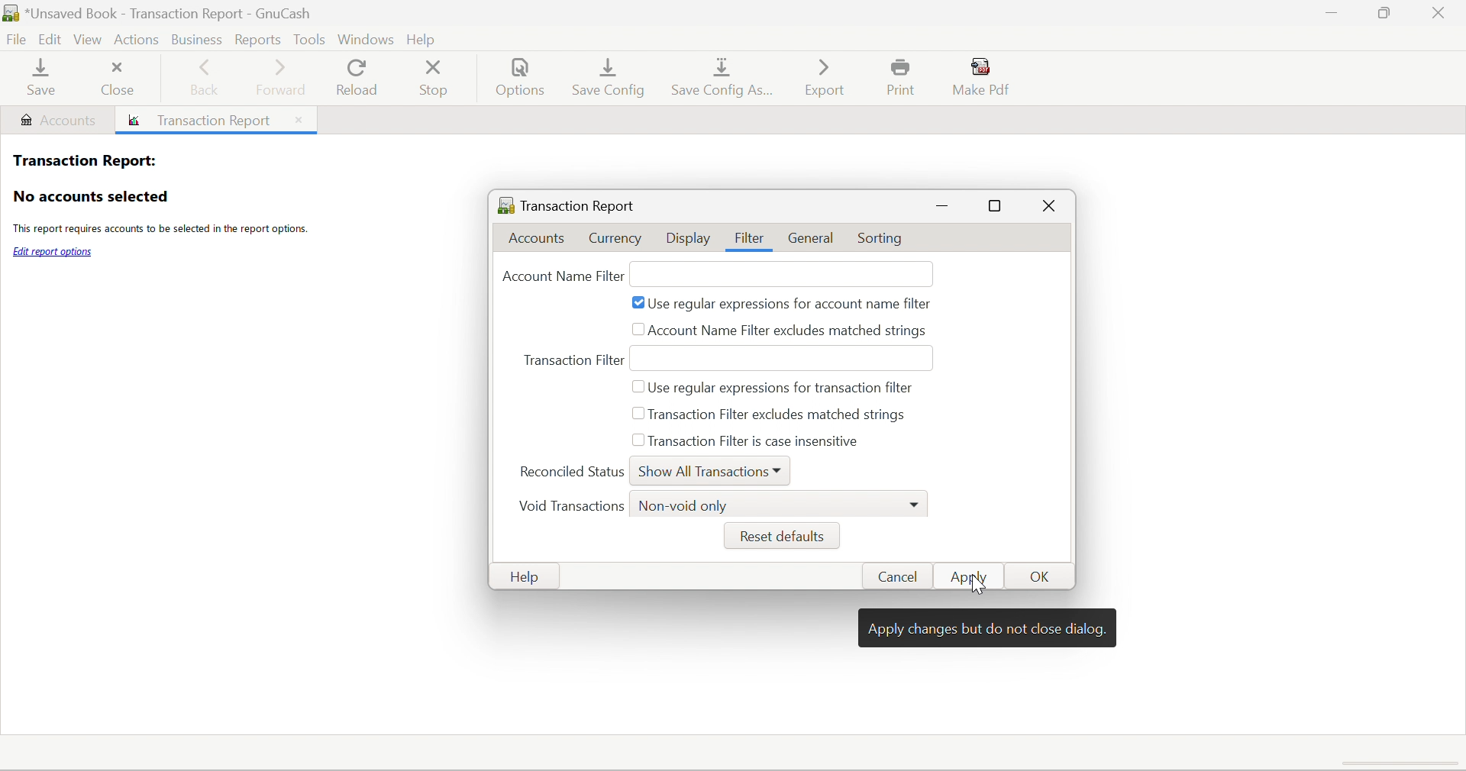 The width and height of the screenshot is (1466, 771). What do you see at coordinates (52, 40) in the screenshot?
I see `Edit` at bounding box center [52, 40].